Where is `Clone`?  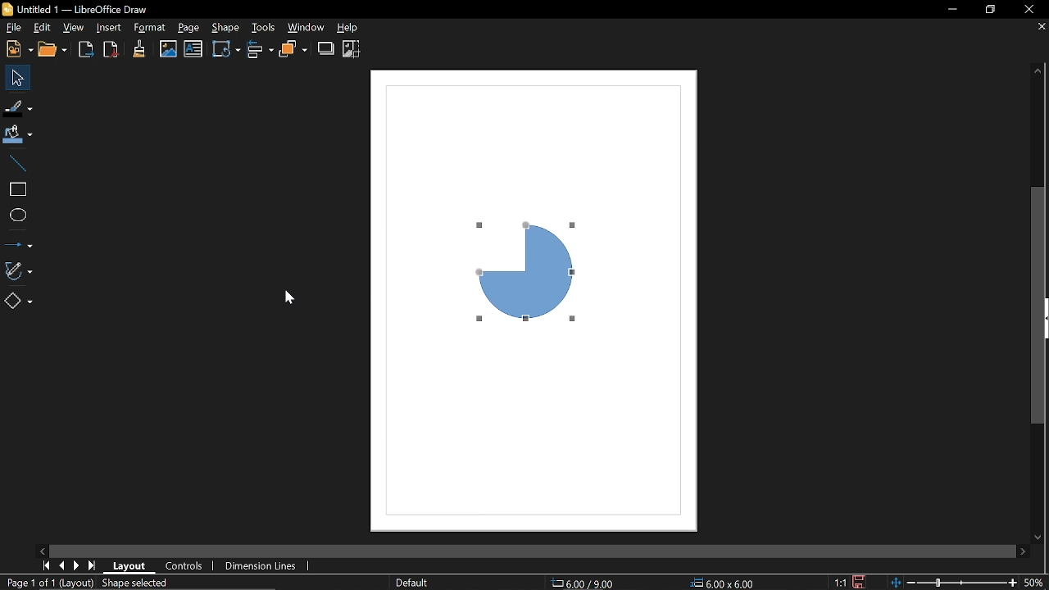
Clone is located at coordinates (137, 50).